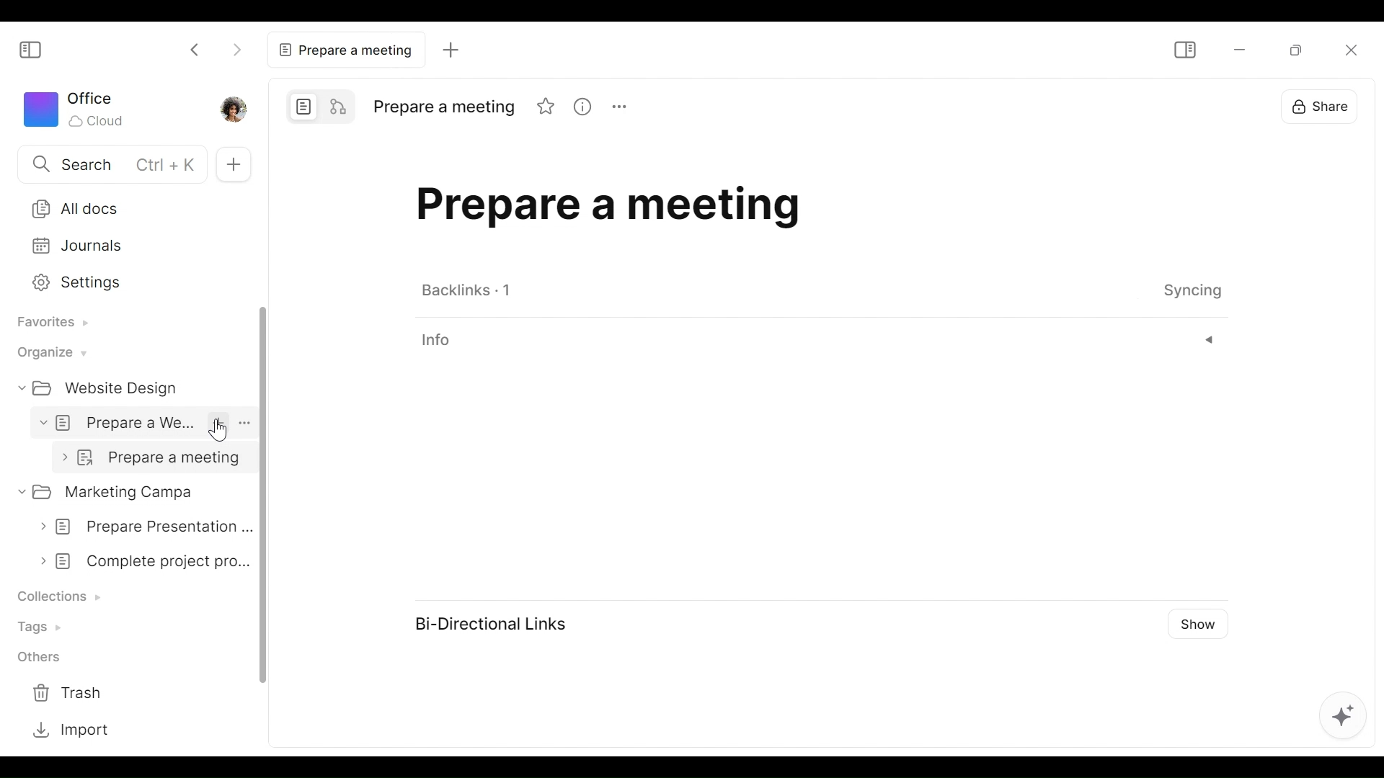 The height and width of the screenshot is (778, 1384). What do you see at coordinates (63, 597) in the screenshot?
I see `Collections` at bounding box center [63, 597].